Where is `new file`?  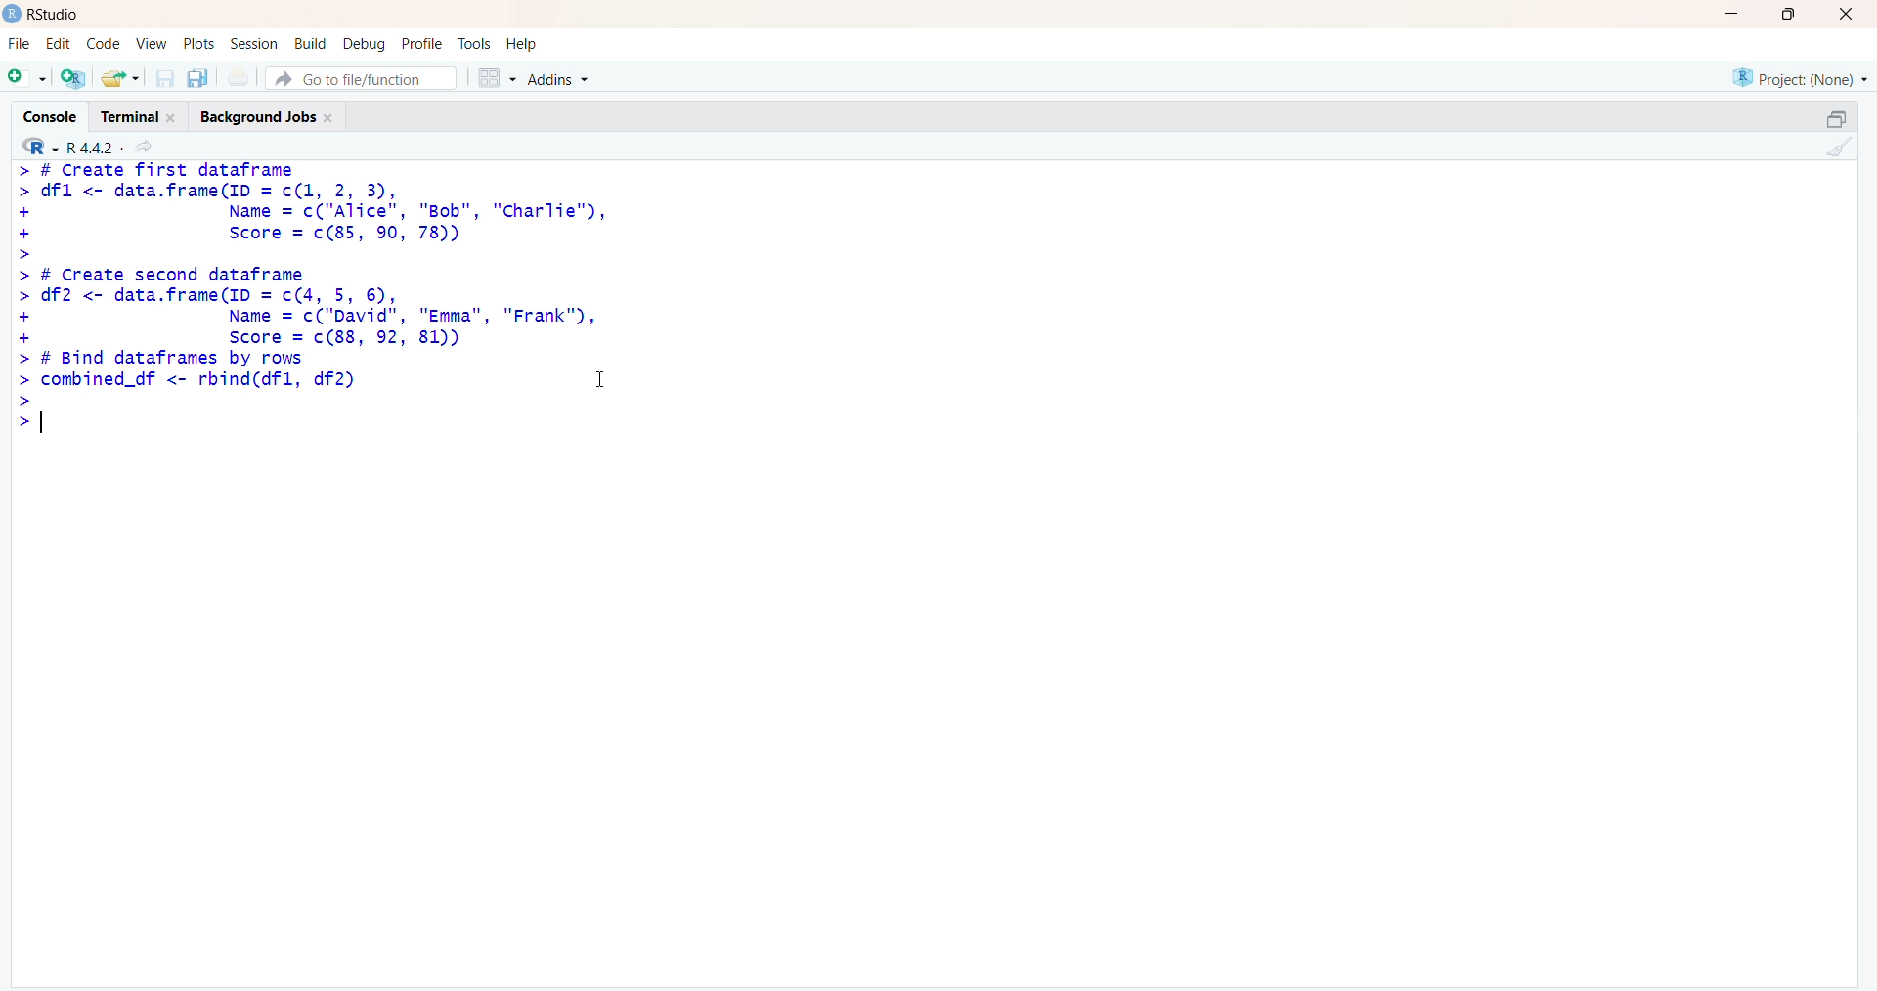
new file is located at coordinates (28, 79).